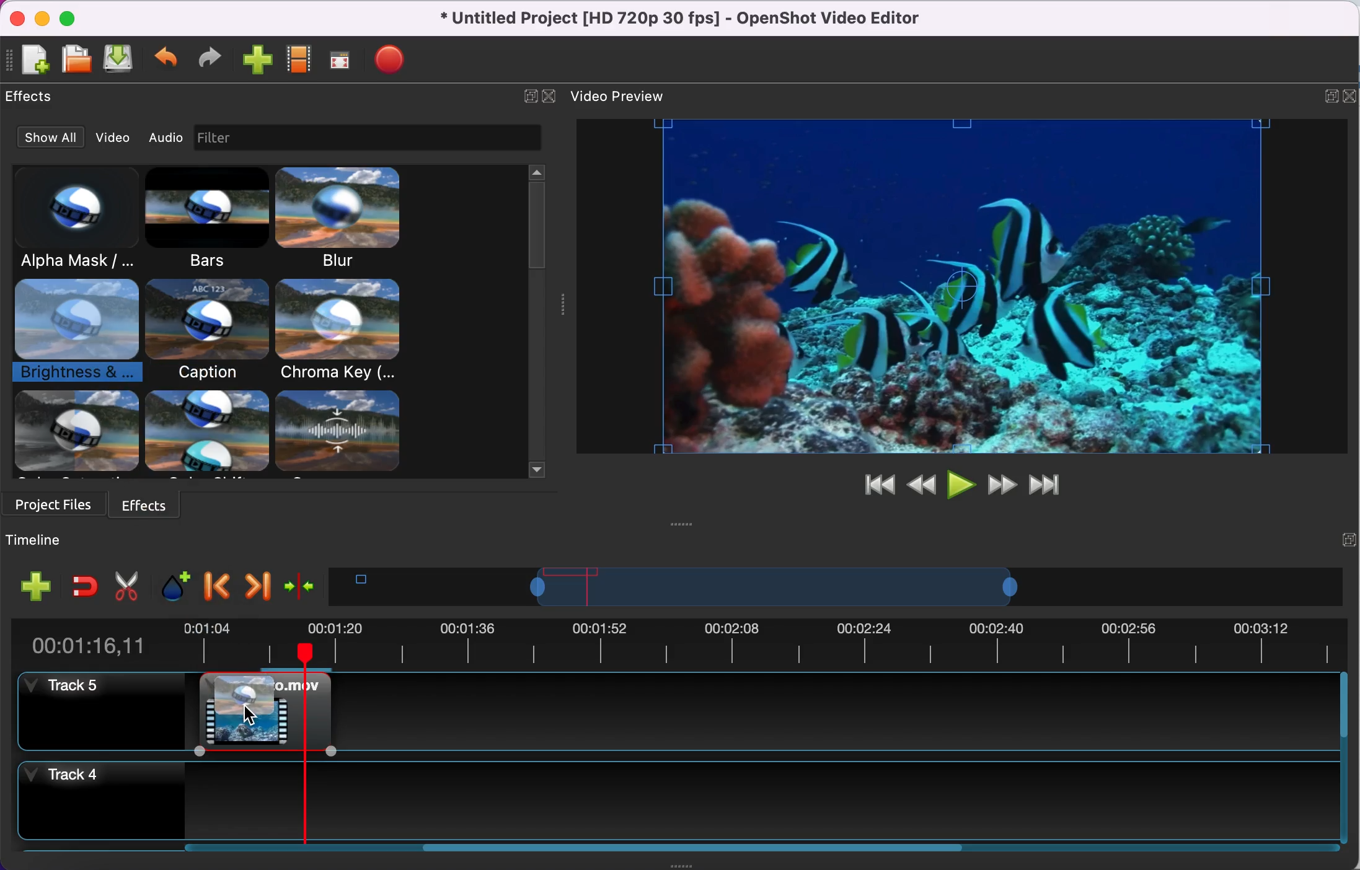 The width and height of the screenshot is (1360, 870). I want to click on duration, so click(675, 642).